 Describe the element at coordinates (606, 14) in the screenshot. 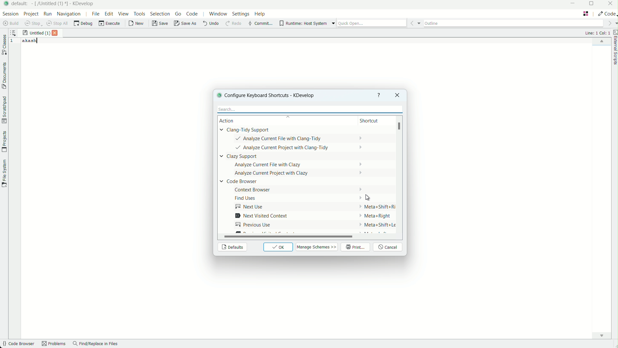

I see `execute actions to change the area` at that location.